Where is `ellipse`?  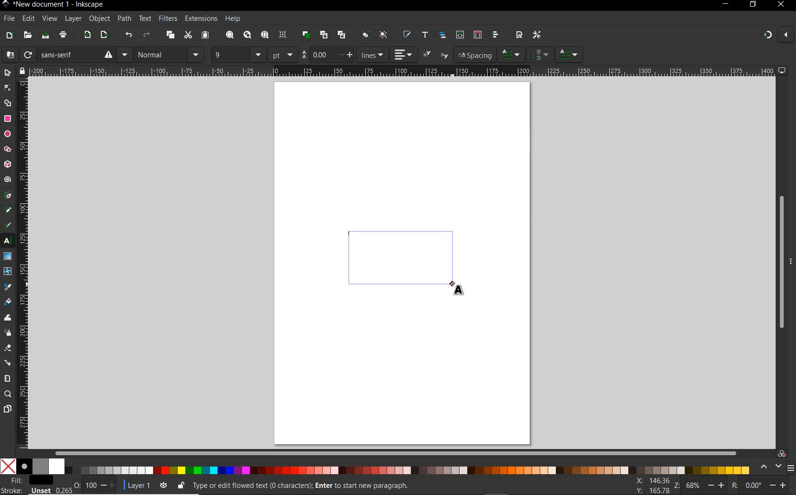 ellipse is located at coordinates (8, 134).